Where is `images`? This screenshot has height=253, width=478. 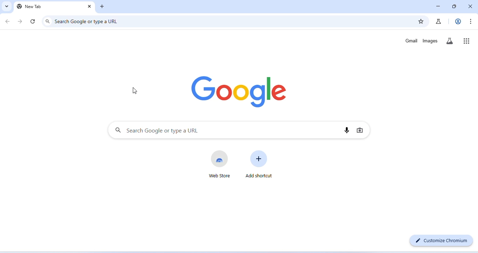
images is located at coordinates (431, 41).